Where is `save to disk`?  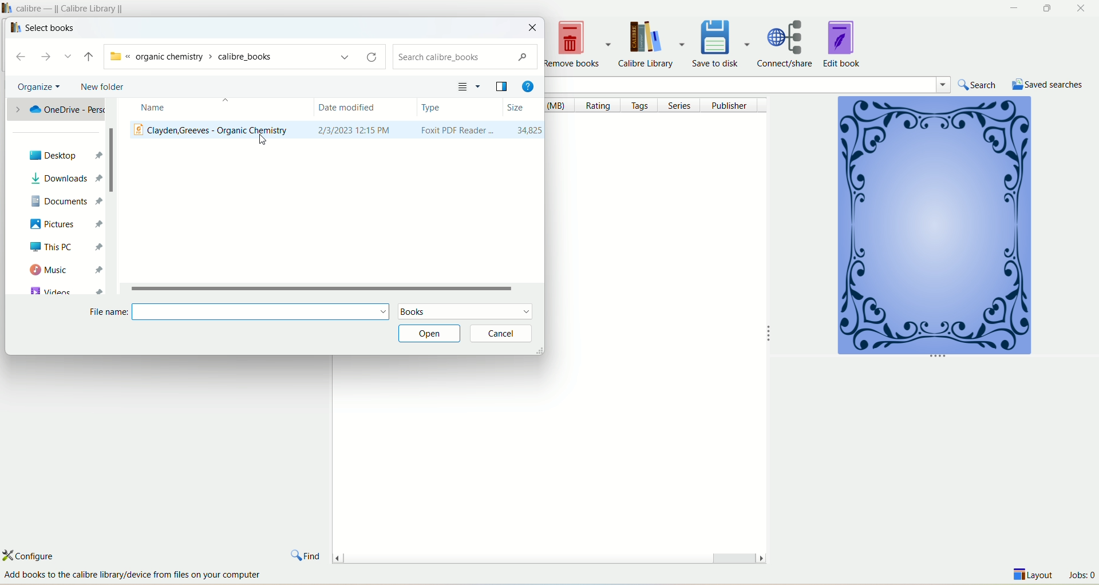 save to disk is located at coordinates (723, 42).